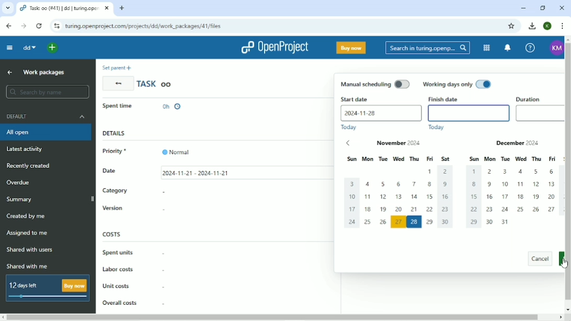 The image size is (571, 321). Describe the element at coordinates (117, 84) in the screenshot. I see `Back` at that location.